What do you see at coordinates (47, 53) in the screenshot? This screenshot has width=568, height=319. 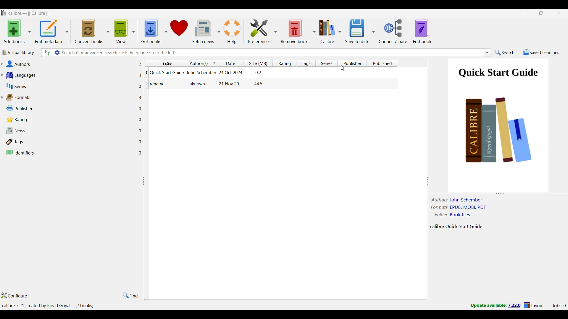 I see `Search the full text of all books` at bounding box center [47, 53].